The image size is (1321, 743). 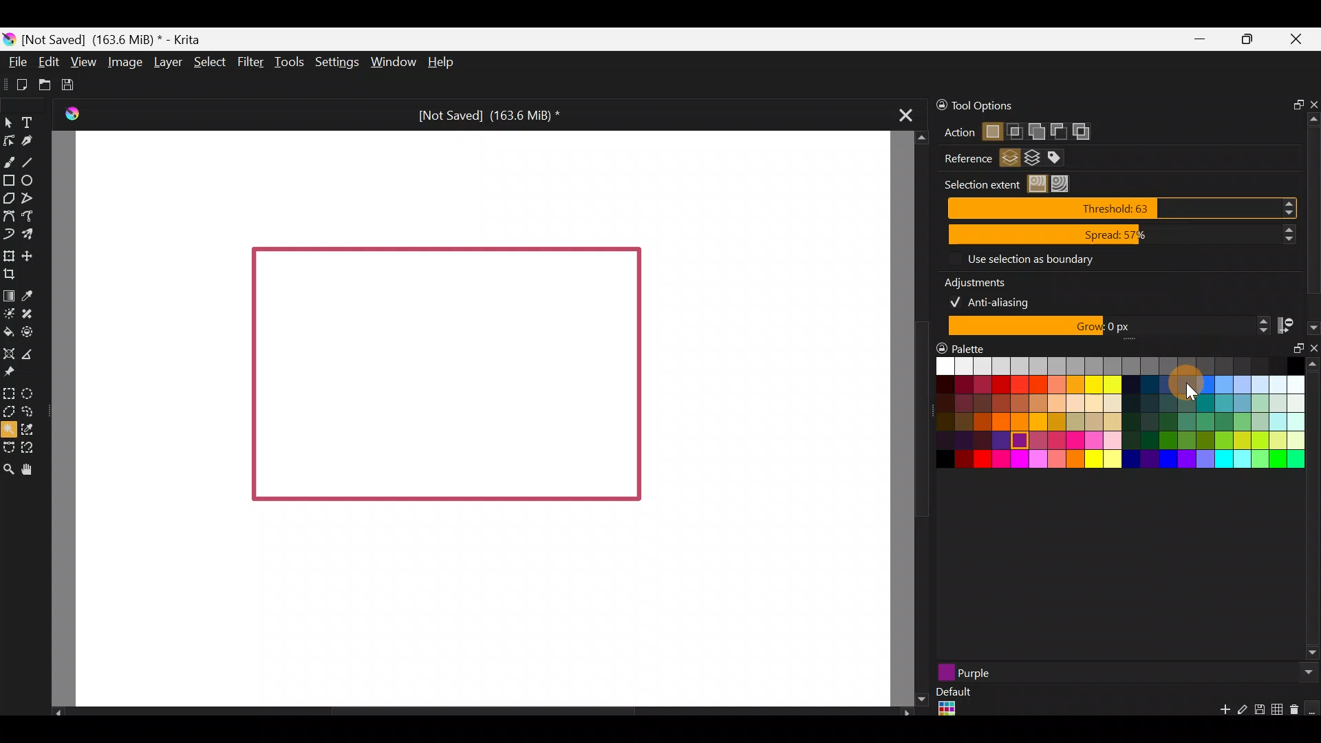 What do you see at coordinates (1313, 208) in the screenshot?
I see `Scroll  bar` at bounding box center [1313, 208].